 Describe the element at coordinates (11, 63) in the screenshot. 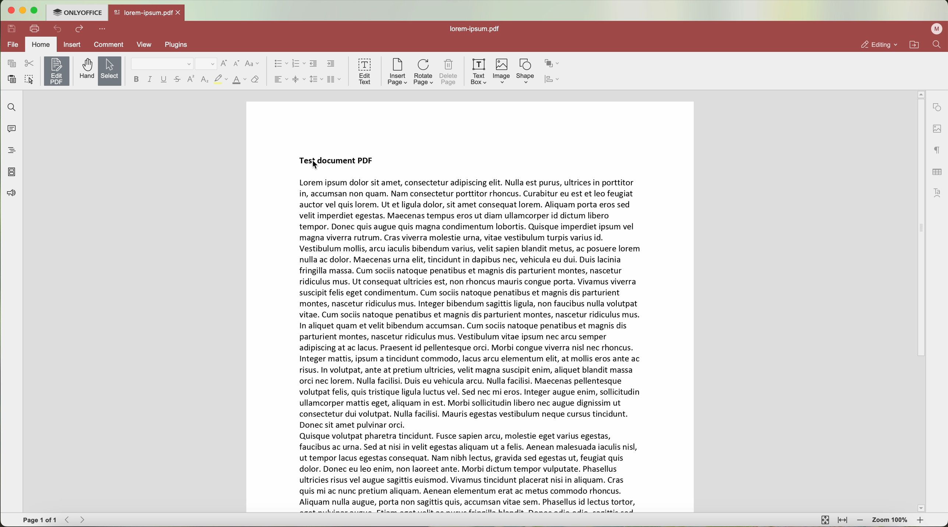

I see `copy` at that location.